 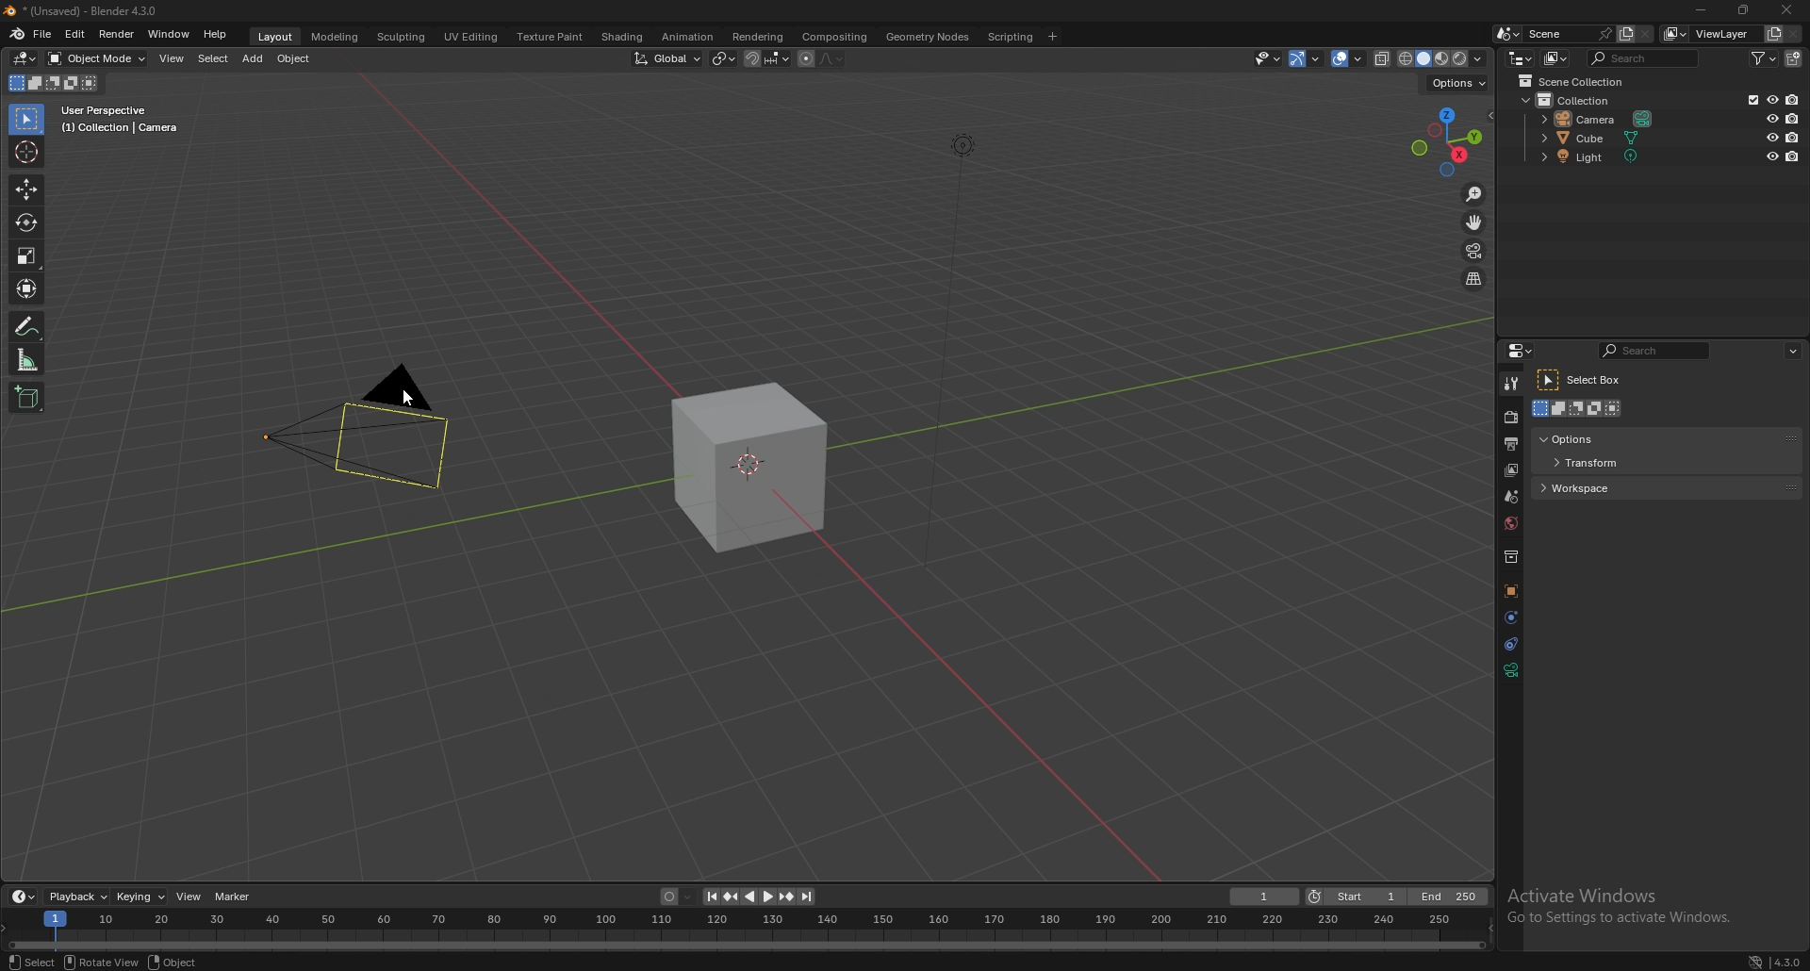 I want to click on edit, so click(x=76, y=33).